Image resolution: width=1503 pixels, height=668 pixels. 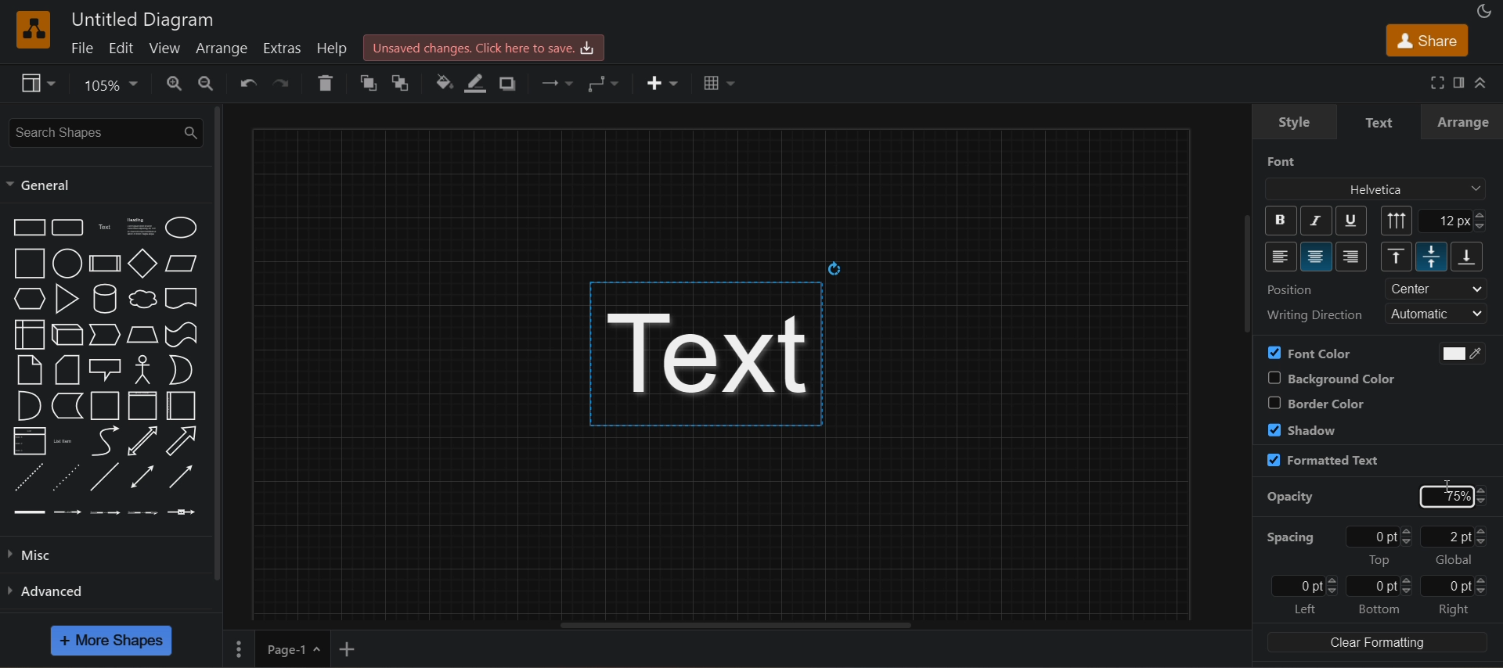 What do you see at coordinates (1294, 122) in the screenshot?
I see `style` at bounding box center [1294, 122].